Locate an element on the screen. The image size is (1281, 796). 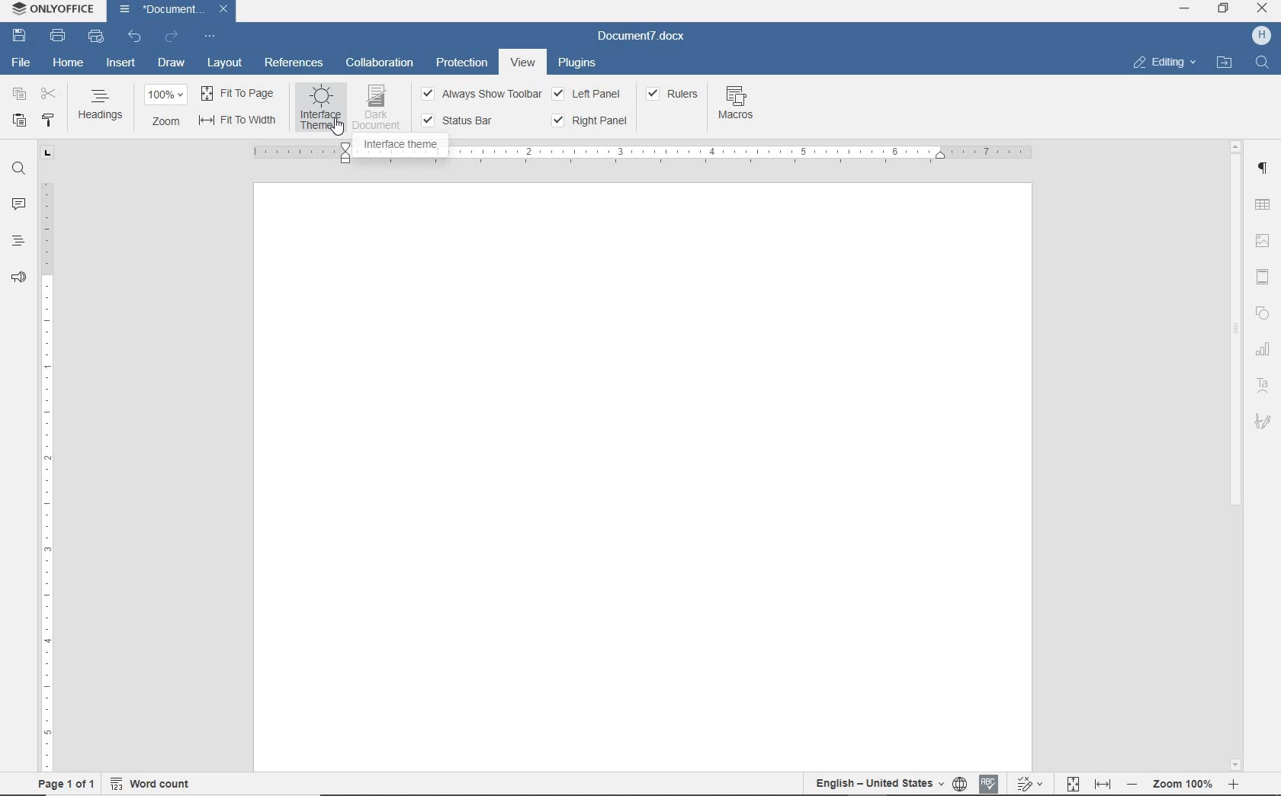
HEADER & FOOTER is located at coordinates (1263, 276).